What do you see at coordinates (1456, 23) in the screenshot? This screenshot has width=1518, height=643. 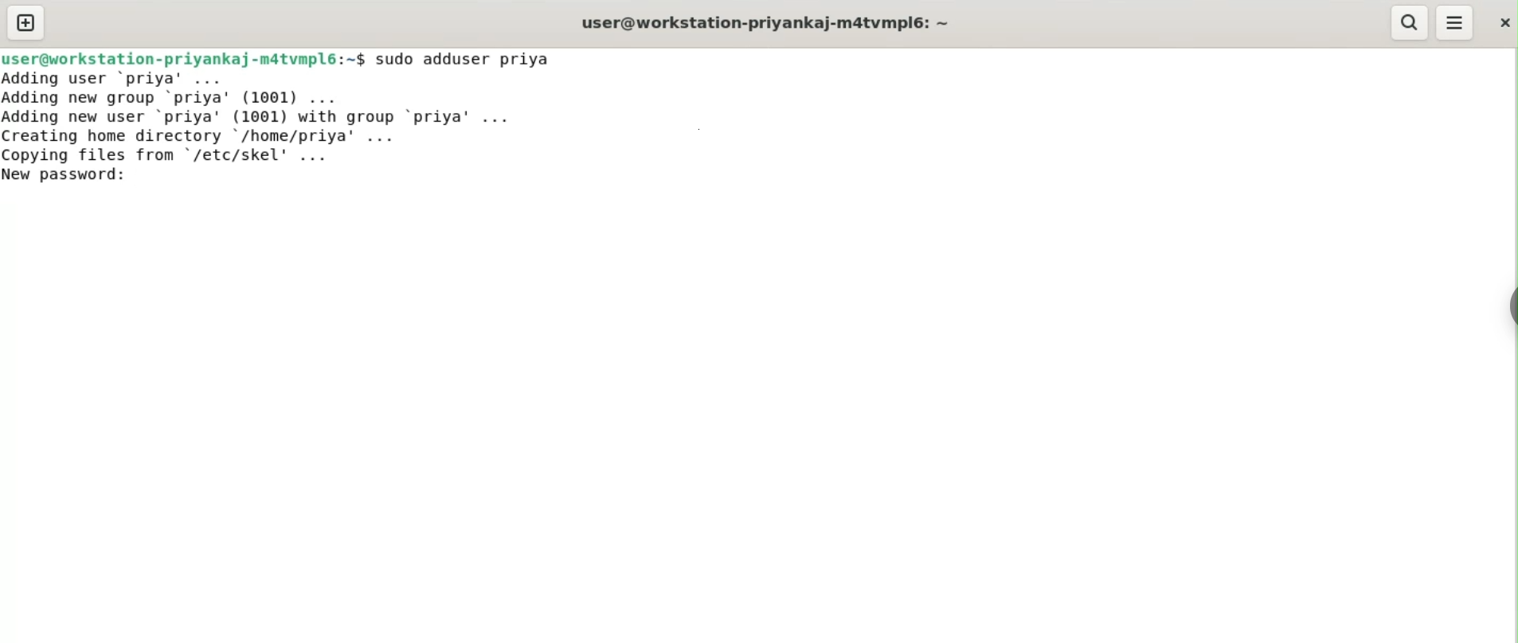 I see `menu` at bounding box center [1456, 23].